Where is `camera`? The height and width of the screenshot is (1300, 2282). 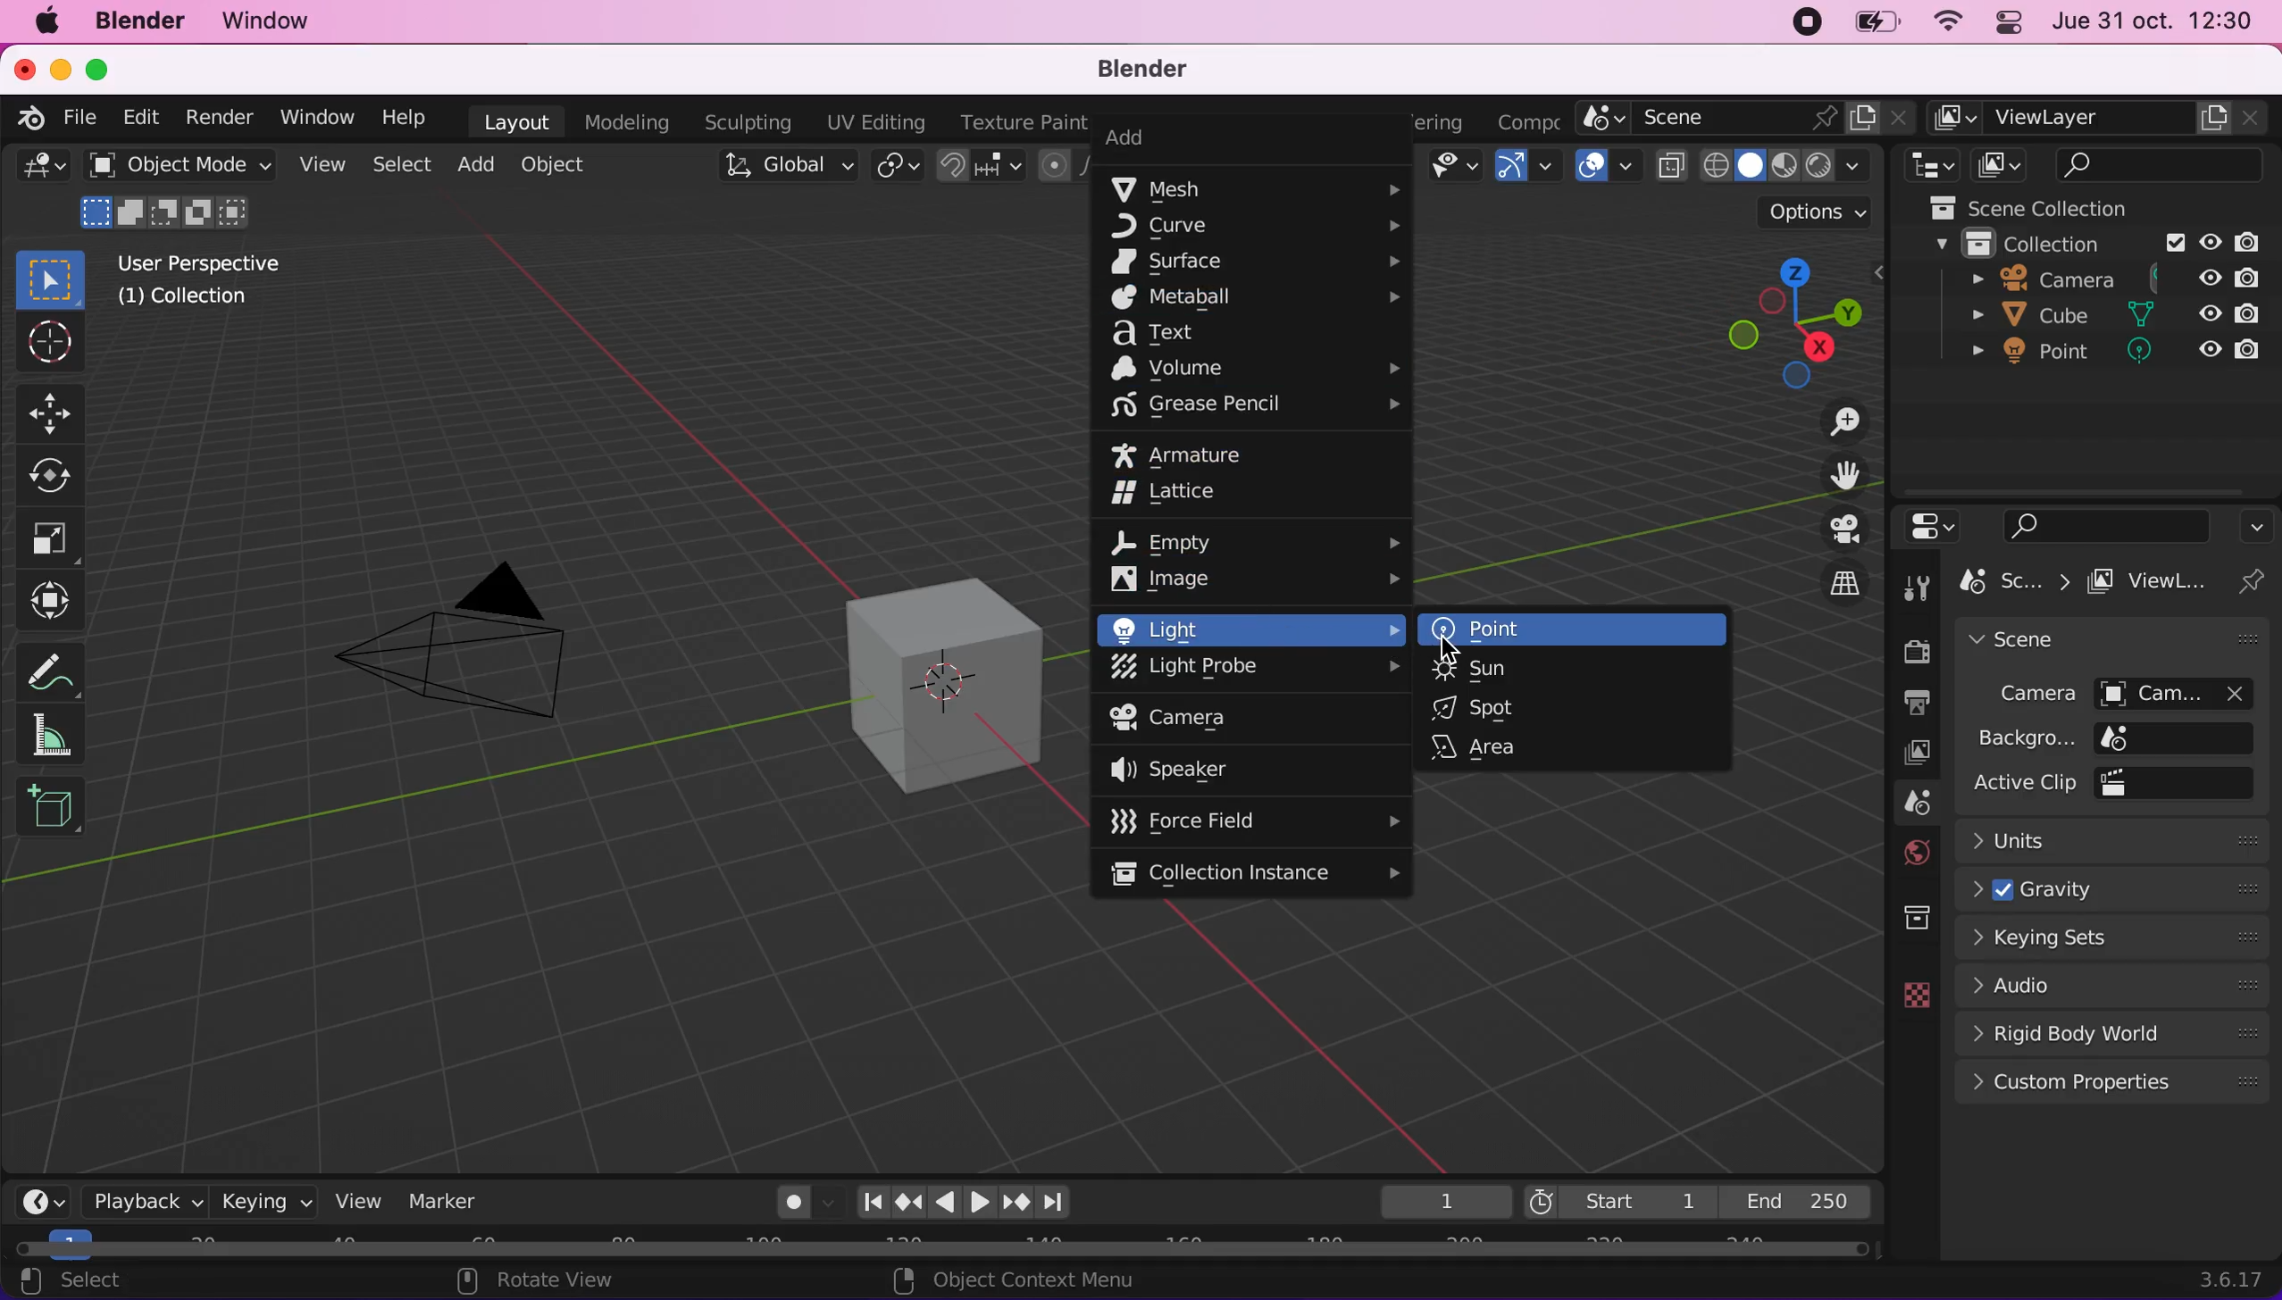 camera is located at coordinates (1200, 717).